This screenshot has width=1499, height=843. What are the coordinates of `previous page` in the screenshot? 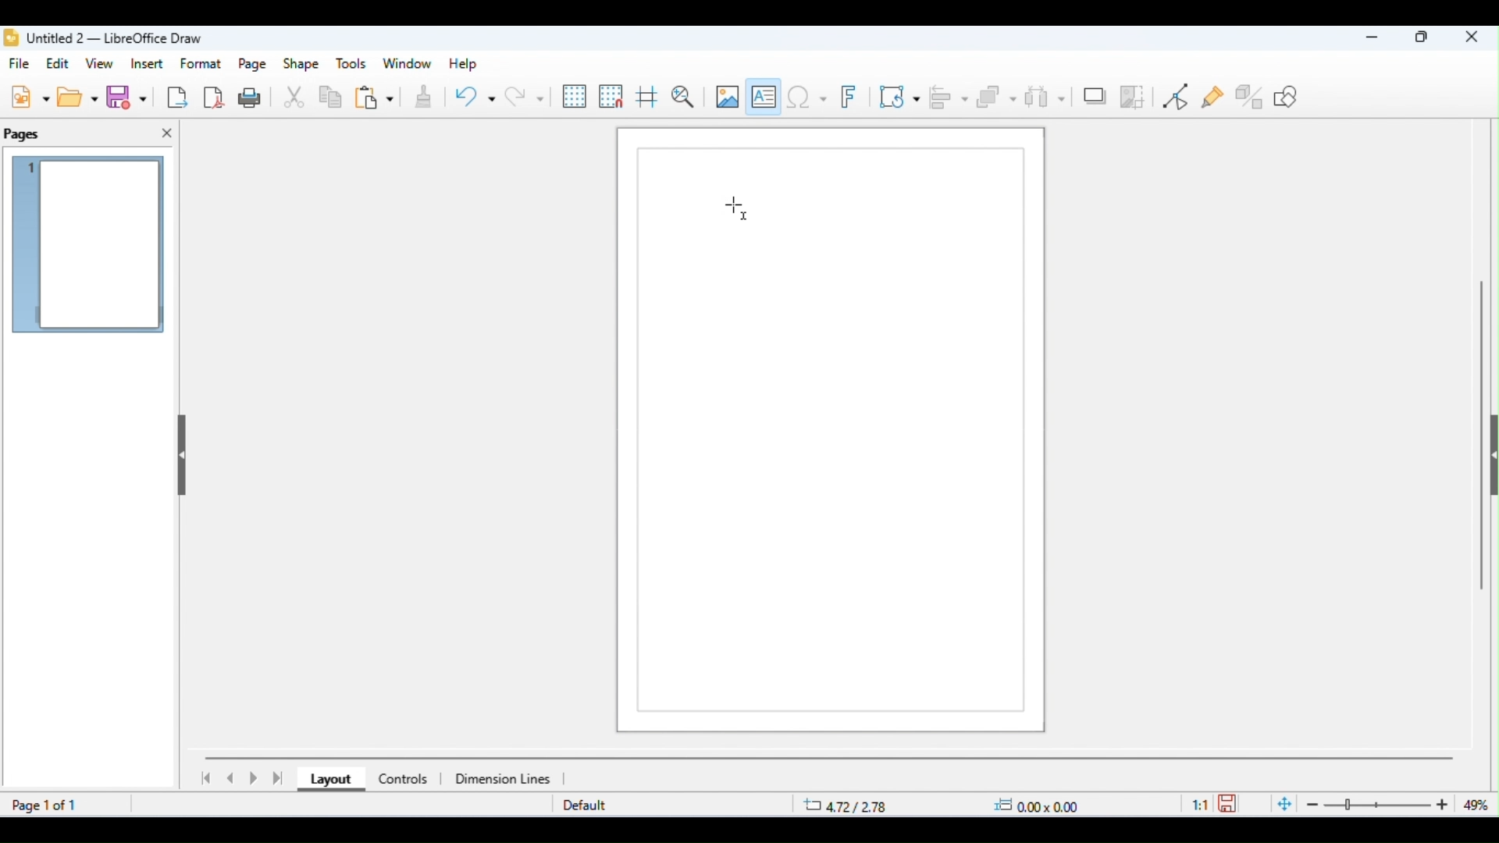 It's located at (231, 778).